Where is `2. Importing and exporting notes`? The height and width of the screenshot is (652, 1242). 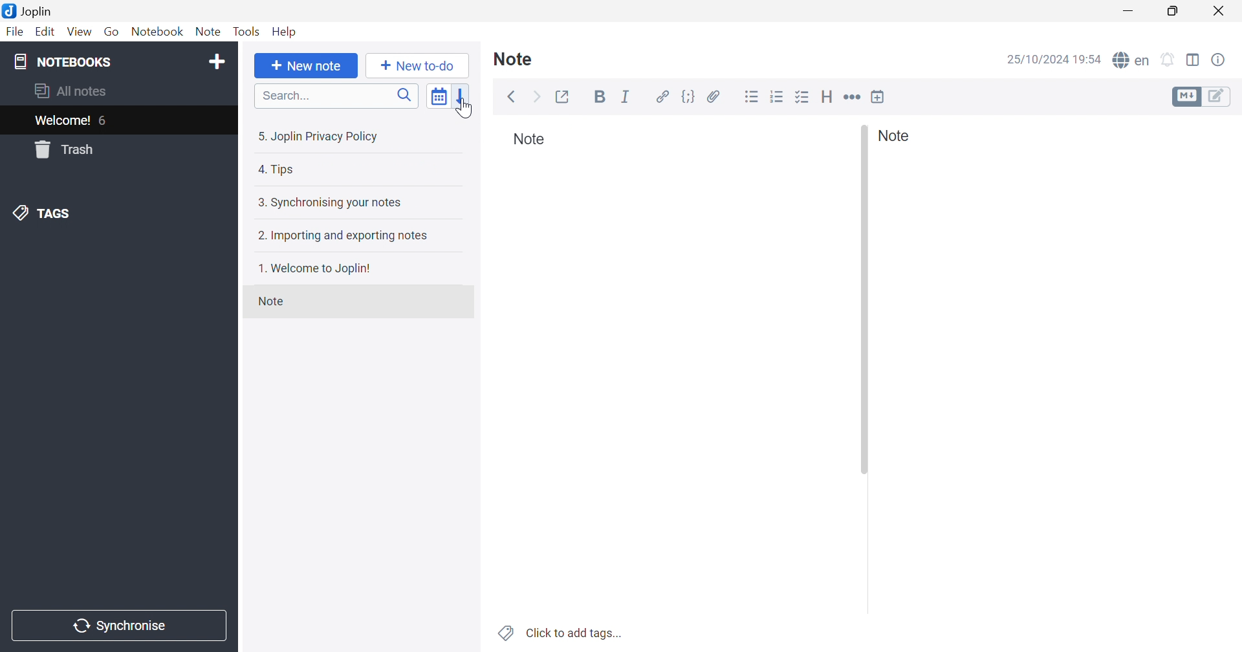
2. Importing and exporting notes is located at coordinates (343, 236).